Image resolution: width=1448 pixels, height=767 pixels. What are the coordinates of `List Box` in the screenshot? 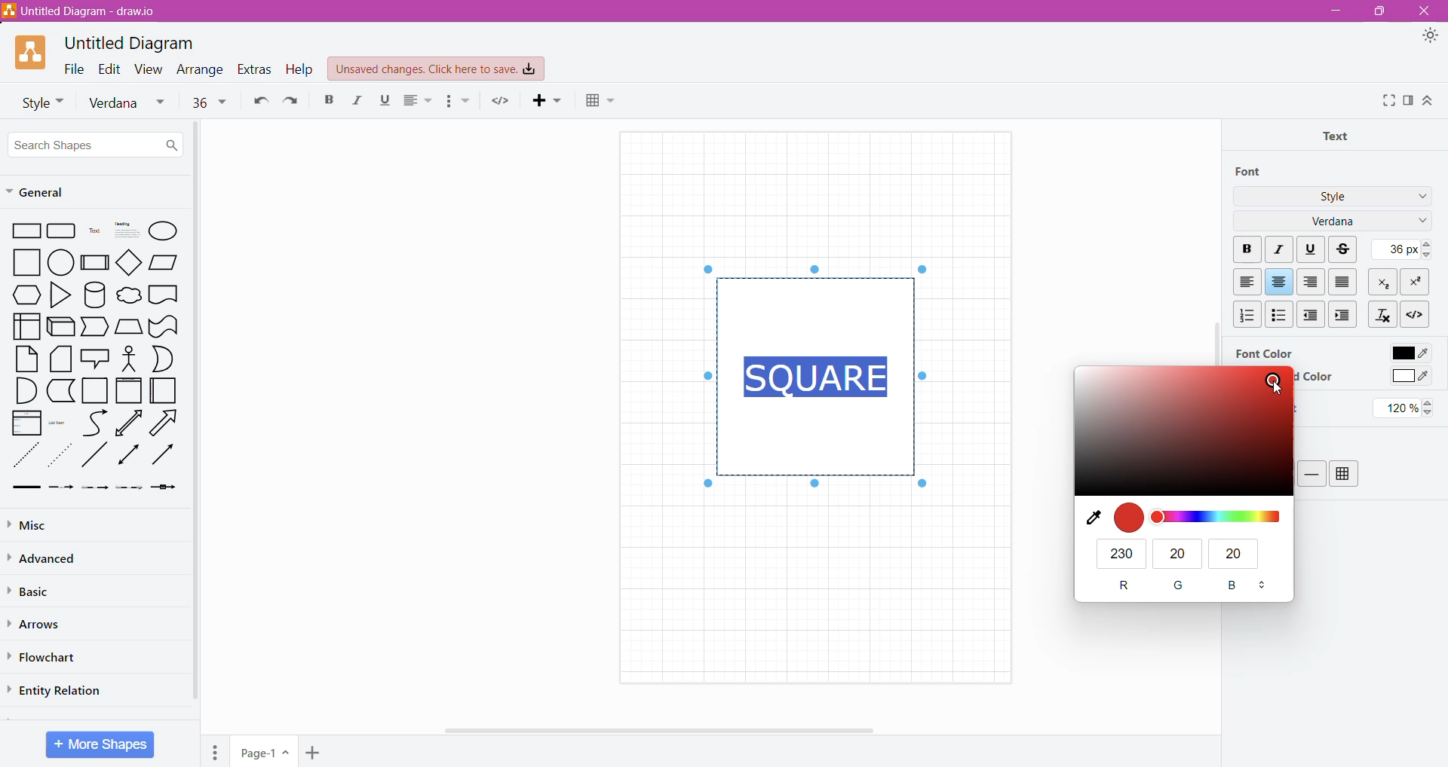 It's located at (25, 423).